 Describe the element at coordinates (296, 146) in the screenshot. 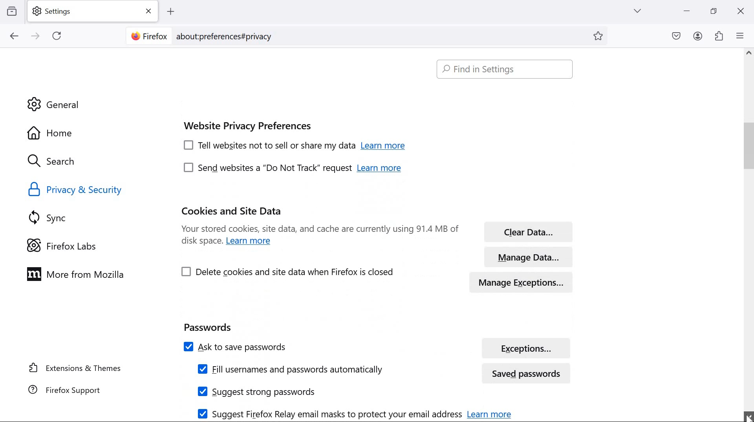

I see `[7] Tell websites not to sell or share my data Learn more` at that location.